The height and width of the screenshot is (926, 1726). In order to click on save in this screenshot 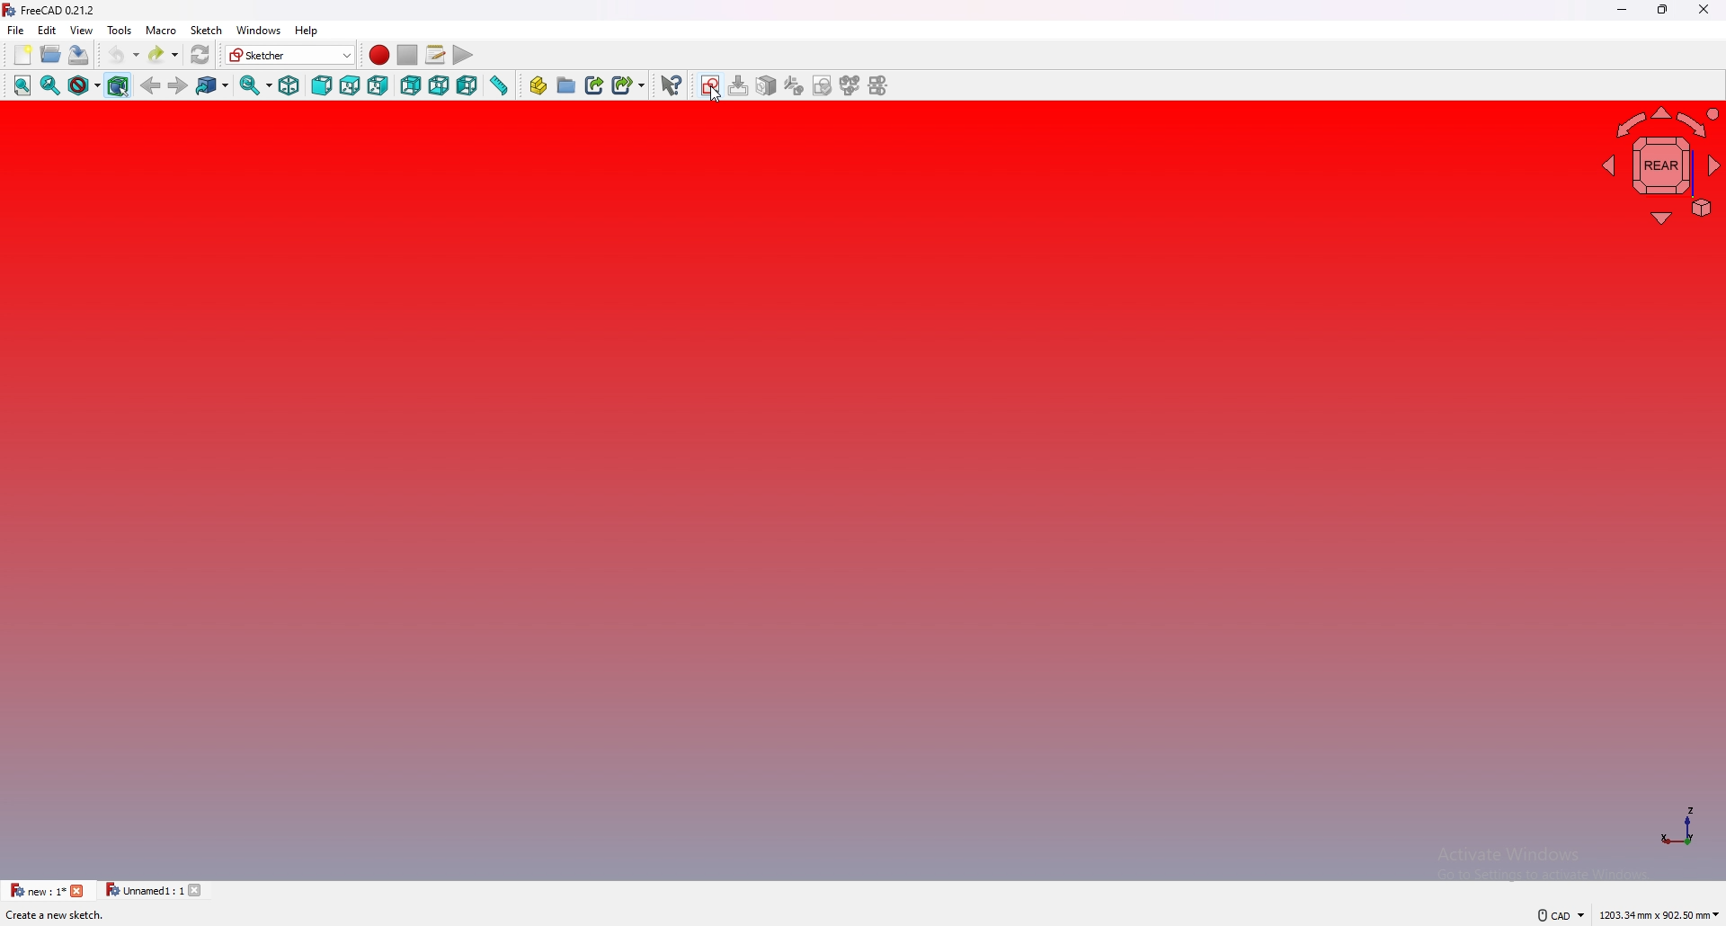, I will do `click(77, 54)`.